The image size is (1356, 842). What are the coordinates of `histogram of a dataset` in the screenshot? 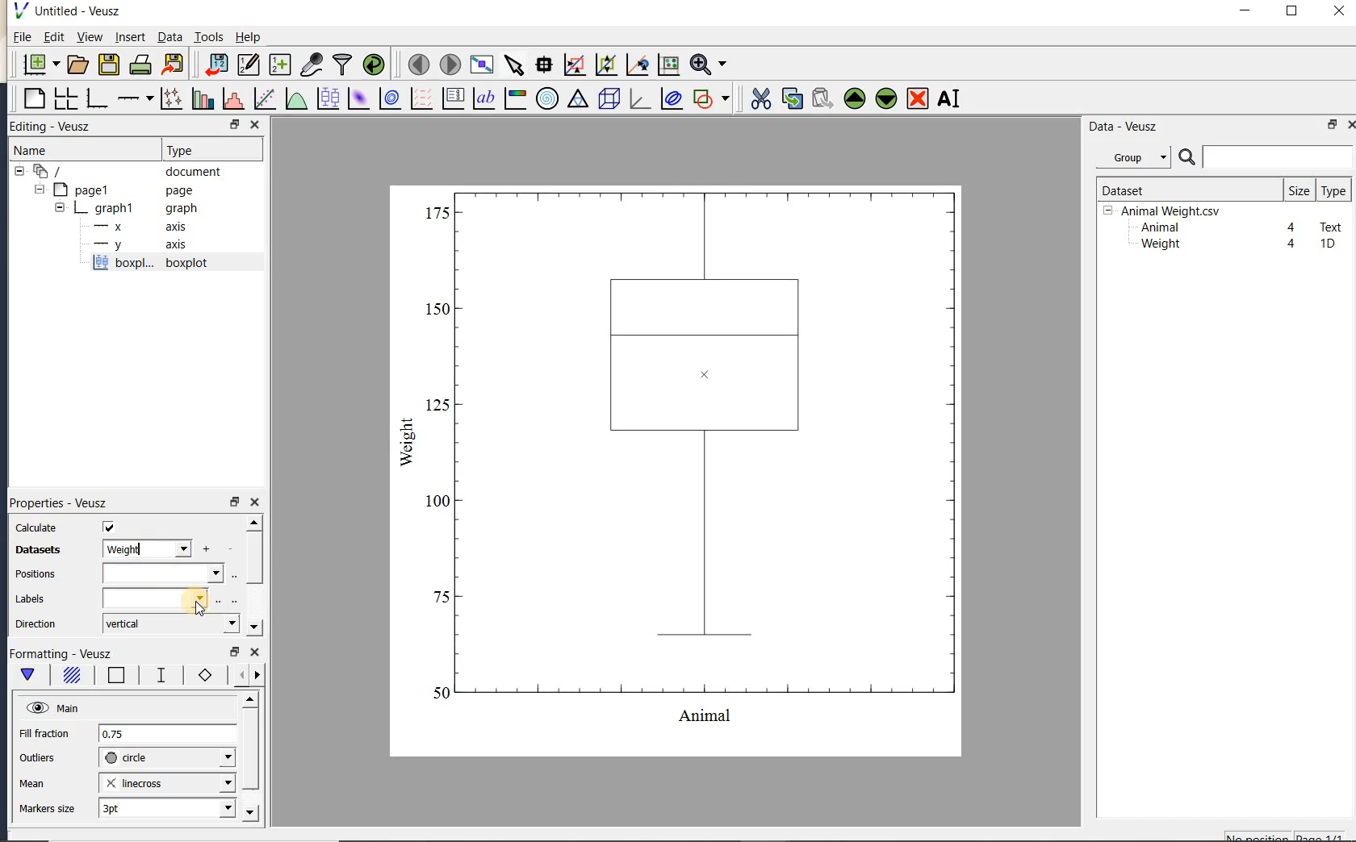 It's located at (232, 98).